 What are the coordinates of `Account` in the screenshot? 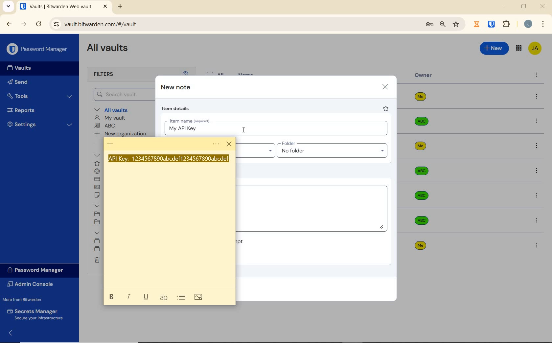 It's located at (528, 25).